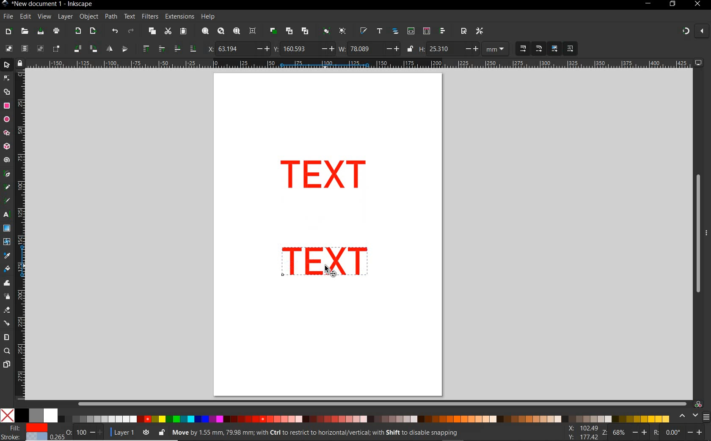  Describe the element at coordinates (184, 49) in the screenshot. I see `lower selection` at that location.